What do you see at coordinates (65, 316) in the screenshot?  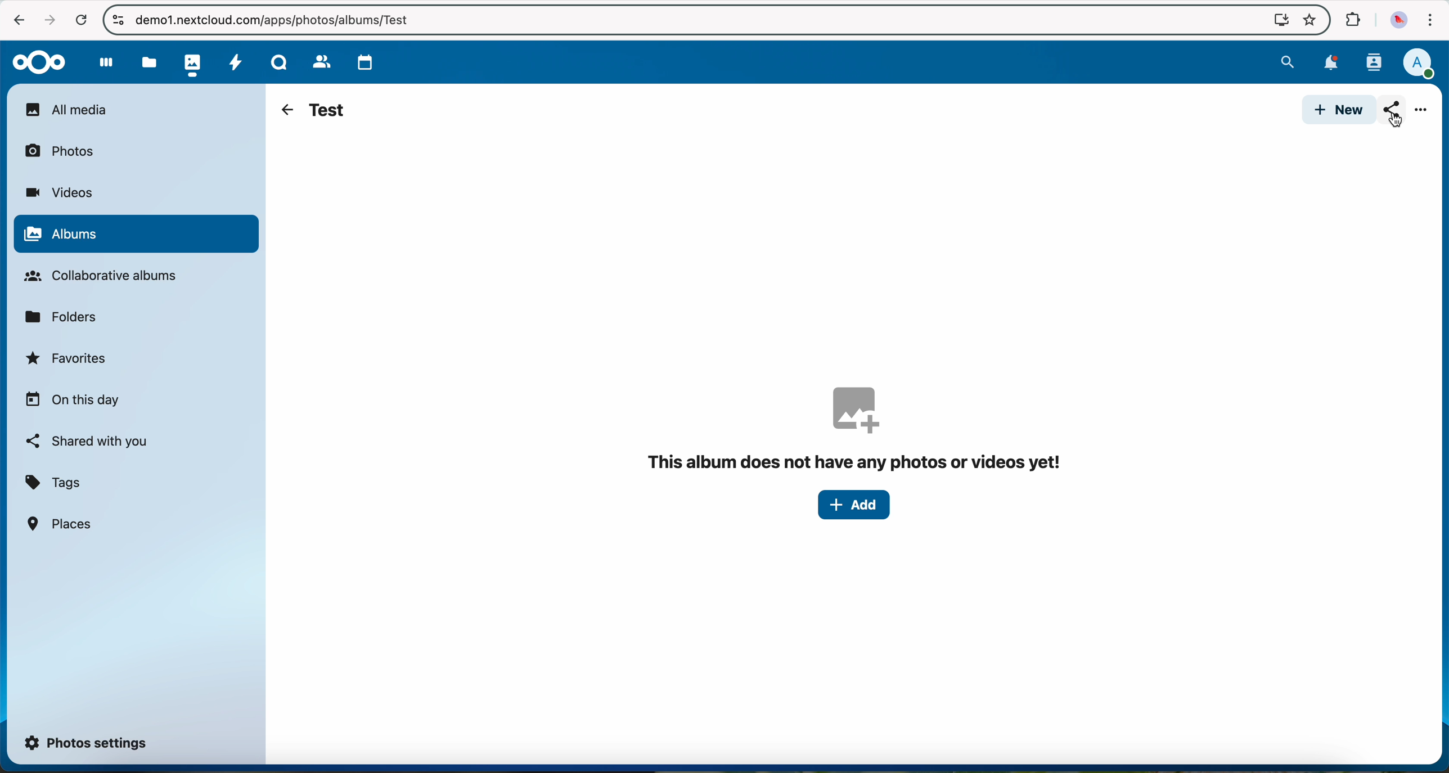 I see `folders` at bounding box center [65, 316].